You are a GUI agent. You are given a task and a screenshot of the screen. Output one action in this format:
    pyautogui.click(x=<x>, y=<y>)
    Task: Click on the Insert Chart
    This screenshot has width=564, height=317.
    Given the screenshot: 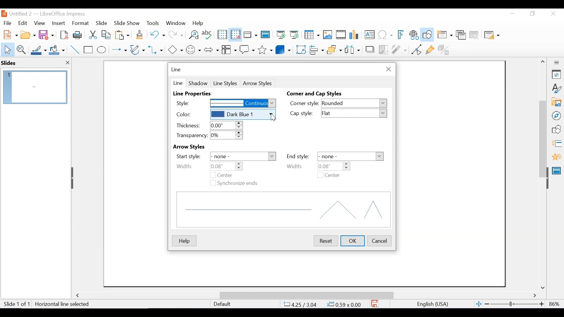 What is the action you would take?
    pyautogui.click(x=355, y=35)
    